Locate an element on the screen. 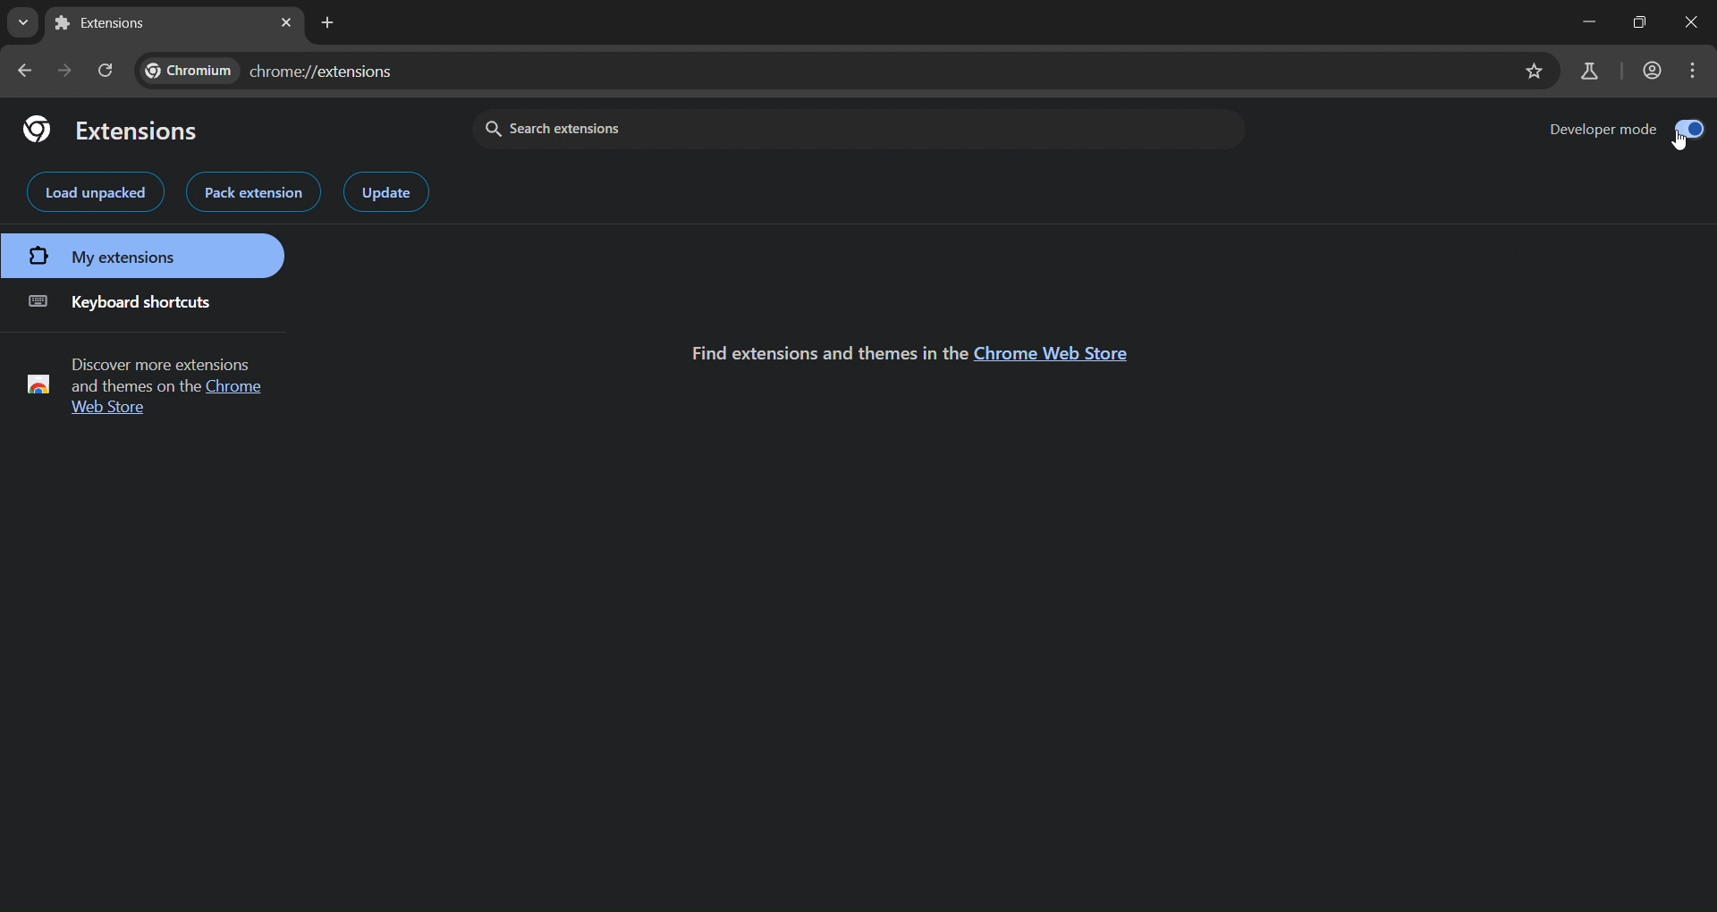 The image size is (1717, 912). search tab is located at coordinates (20, 21).